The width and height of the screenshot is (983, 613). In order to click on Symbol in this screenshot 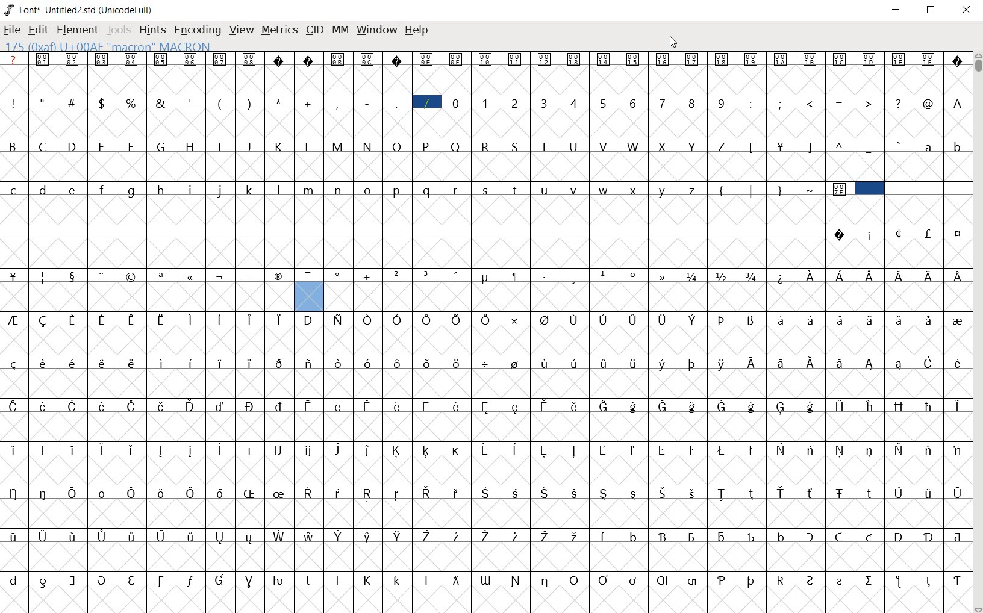, I will do `click(457, 363)`.